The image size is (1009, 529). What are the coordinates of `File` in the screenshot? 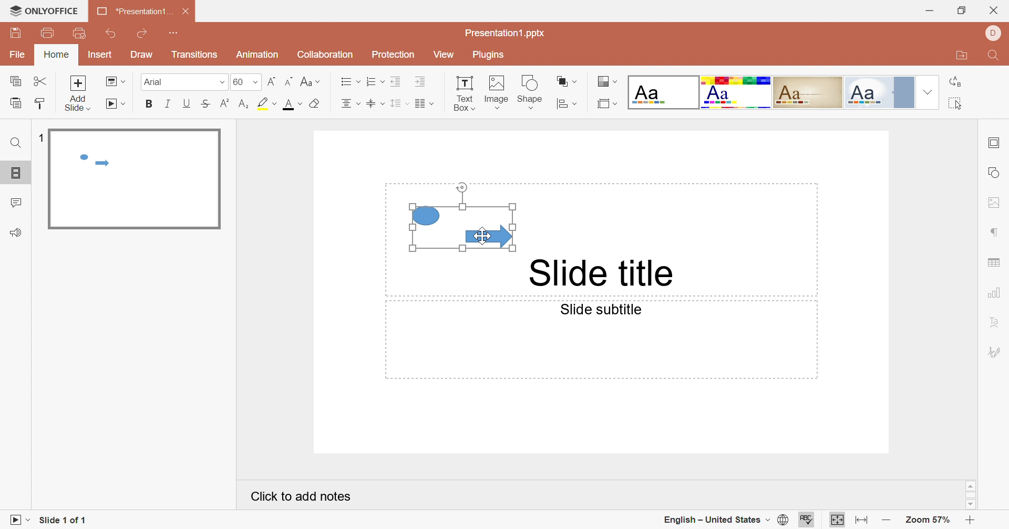 It's located at (17, 54).